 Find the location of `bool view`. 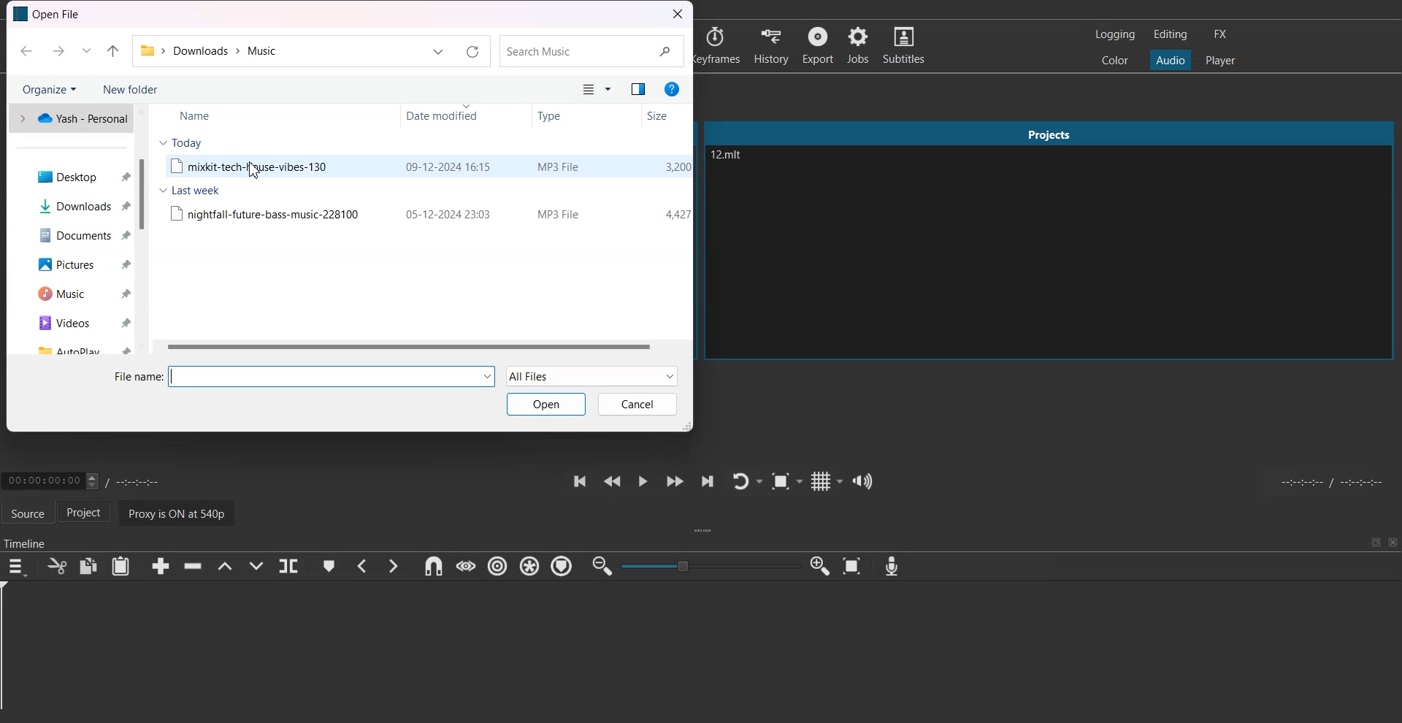

bool view is located at coordinates (640, 91).